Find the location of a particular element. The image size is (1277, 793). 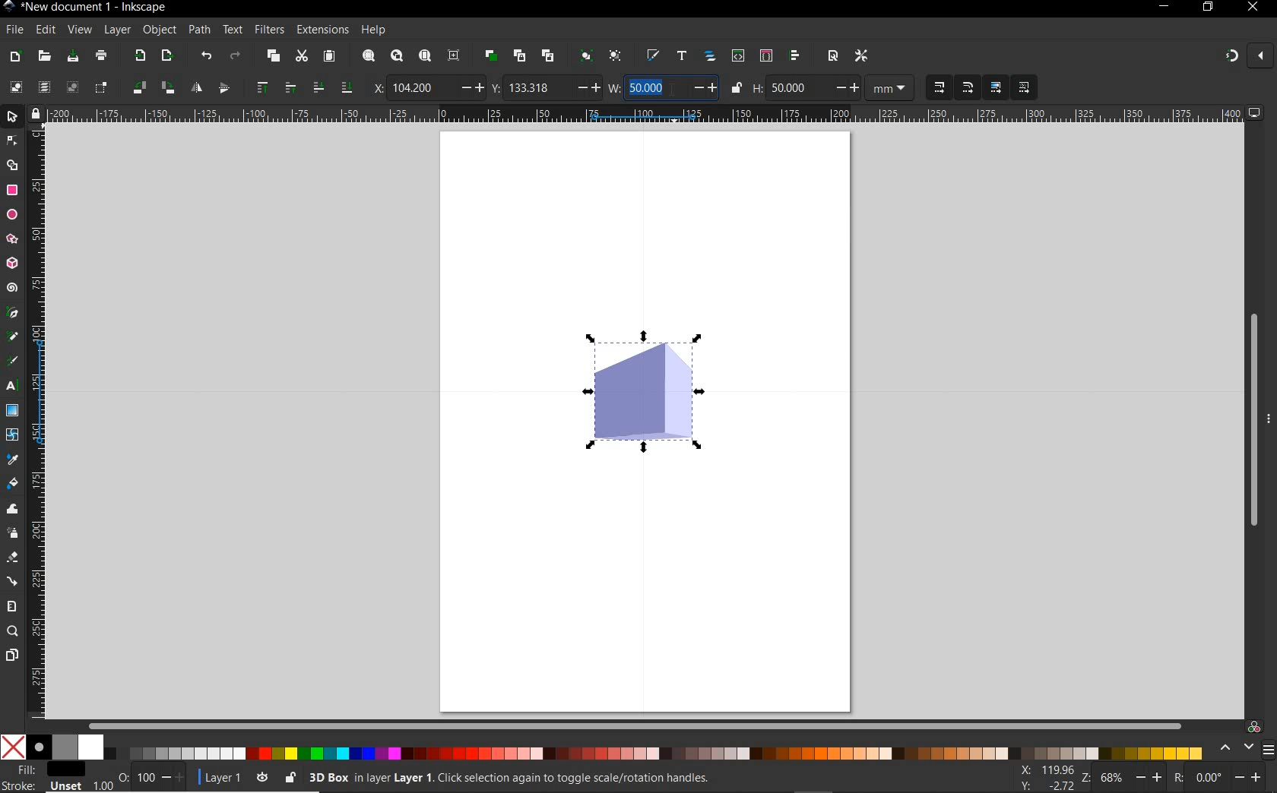

edit is located at coordinates (44, 30).